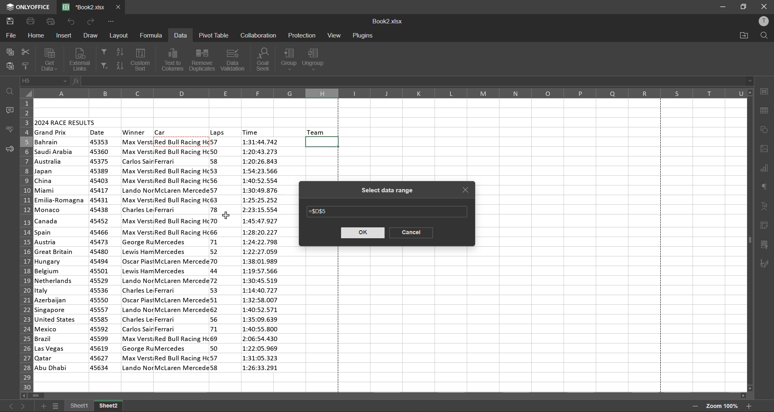  What do you see at coordinates (411, 233) in the screenshot?
I see `cancel` at bounding box center [411, 233].